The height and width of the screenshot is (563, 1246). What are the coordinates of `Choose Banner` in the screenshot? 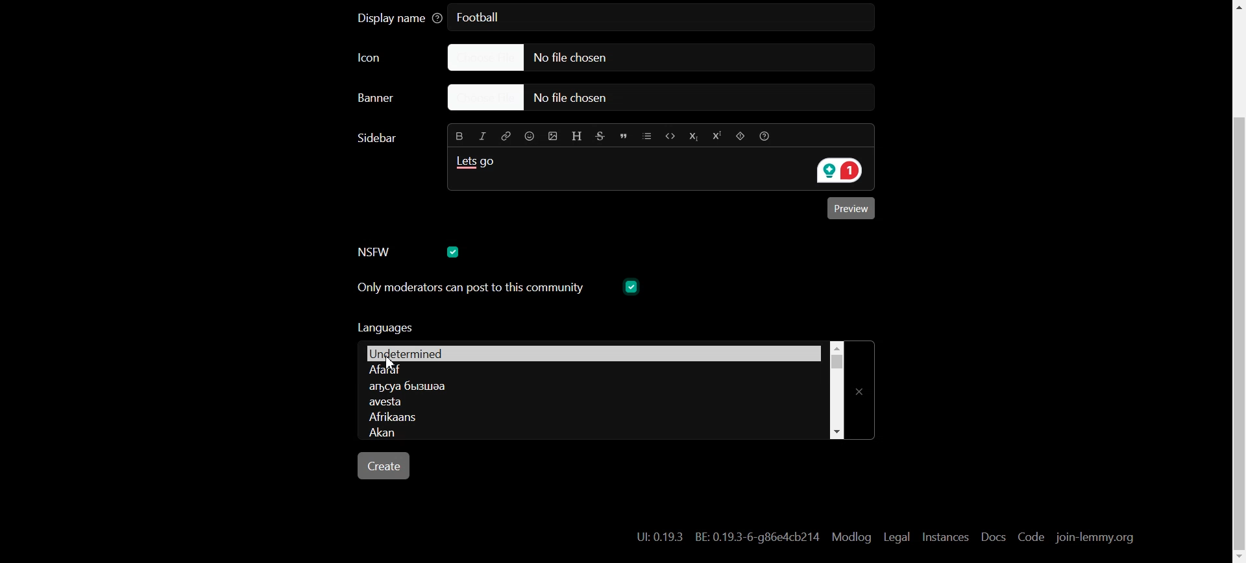 It's located at (391, 101).